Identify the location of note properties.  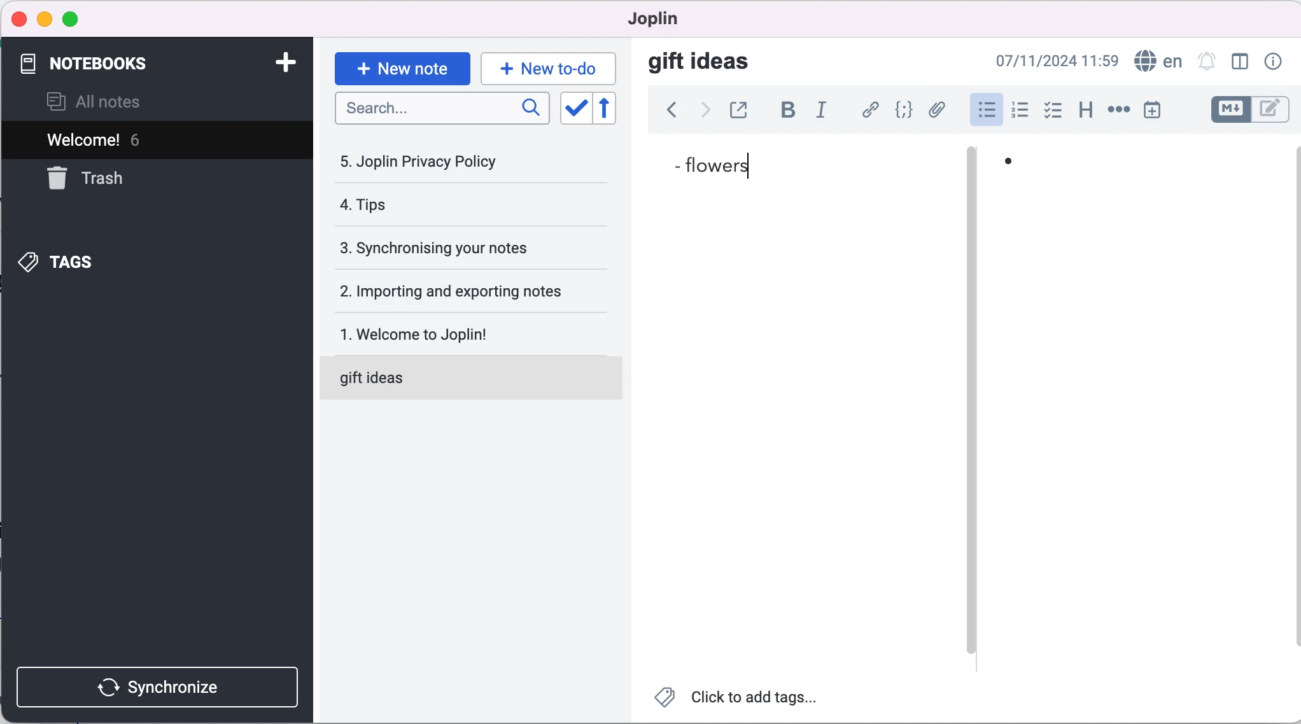
(1272, 62).